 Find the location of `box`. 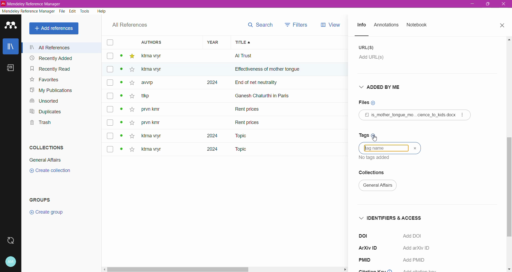

box is located at coordinates (110, 56).